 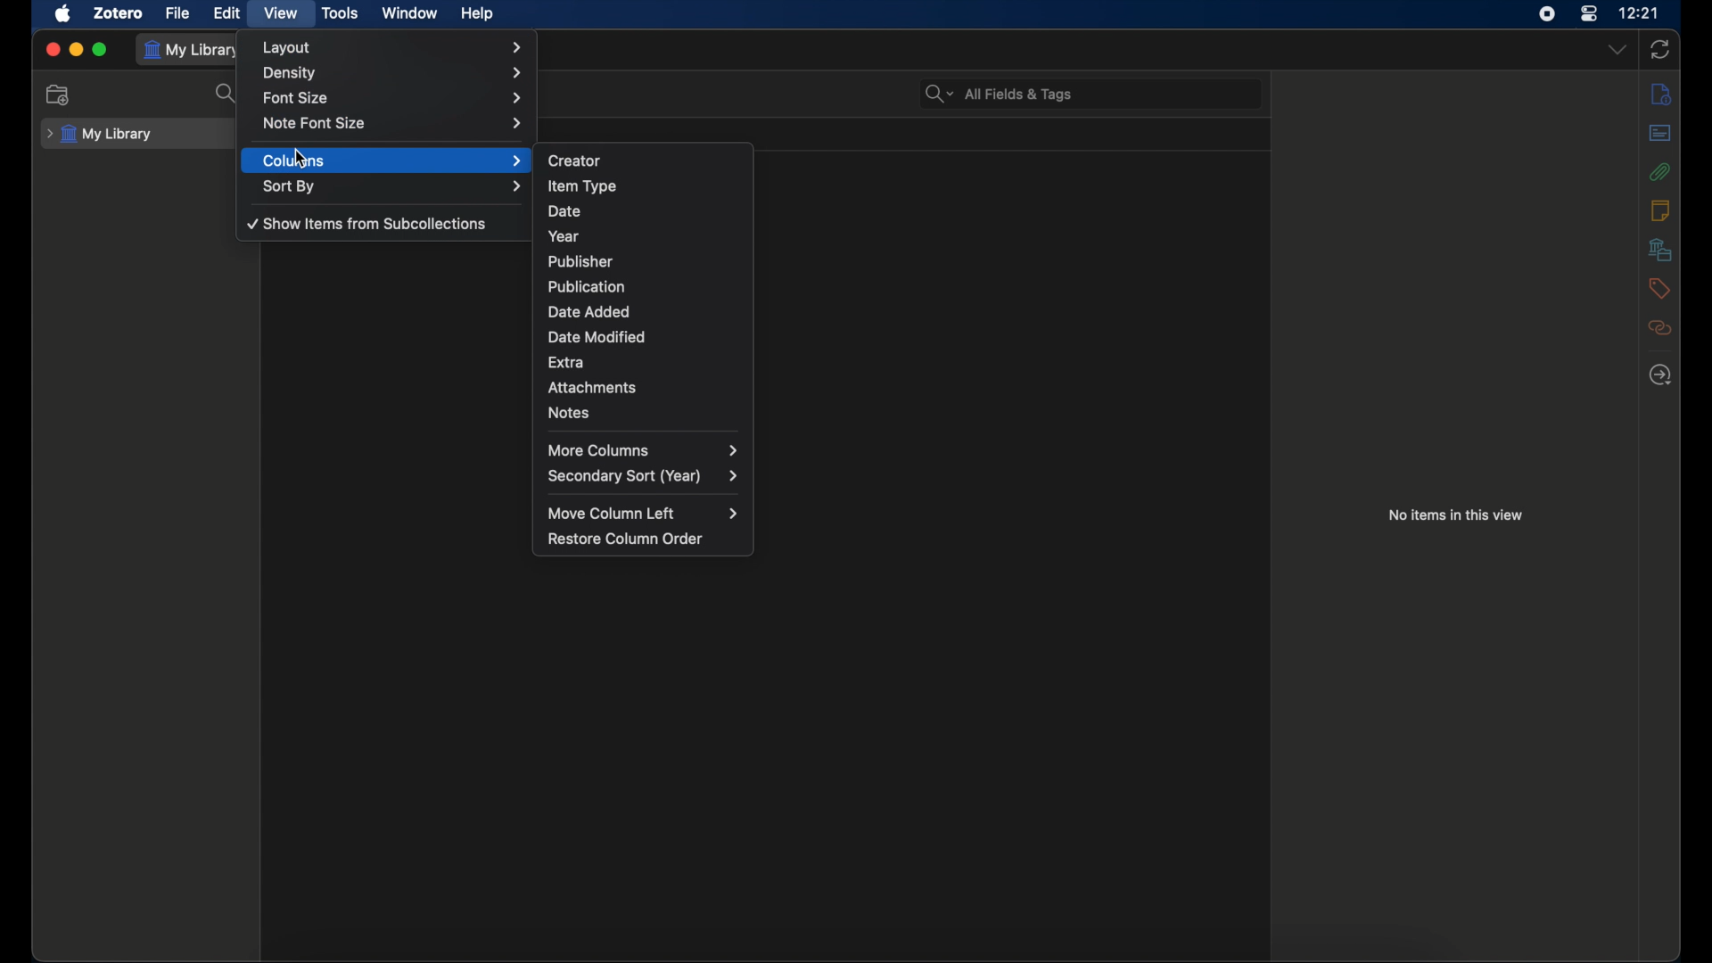 I want to click on search, so click(x=226, y=95).